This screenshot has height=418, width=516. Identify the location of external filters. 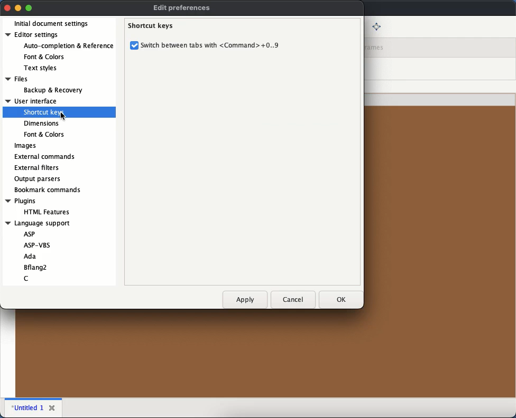
(36, 167).